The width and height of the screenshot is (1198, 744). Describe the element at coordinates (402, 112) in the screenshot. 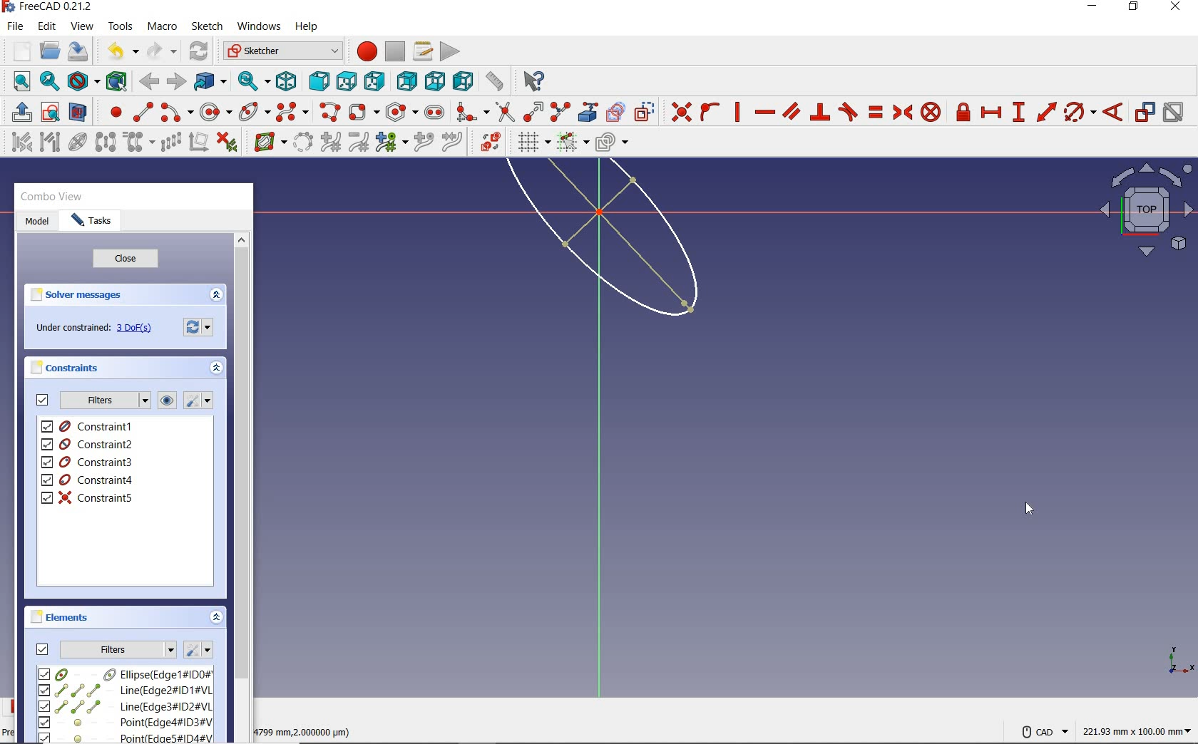

I see `create regular polygon` at that location.